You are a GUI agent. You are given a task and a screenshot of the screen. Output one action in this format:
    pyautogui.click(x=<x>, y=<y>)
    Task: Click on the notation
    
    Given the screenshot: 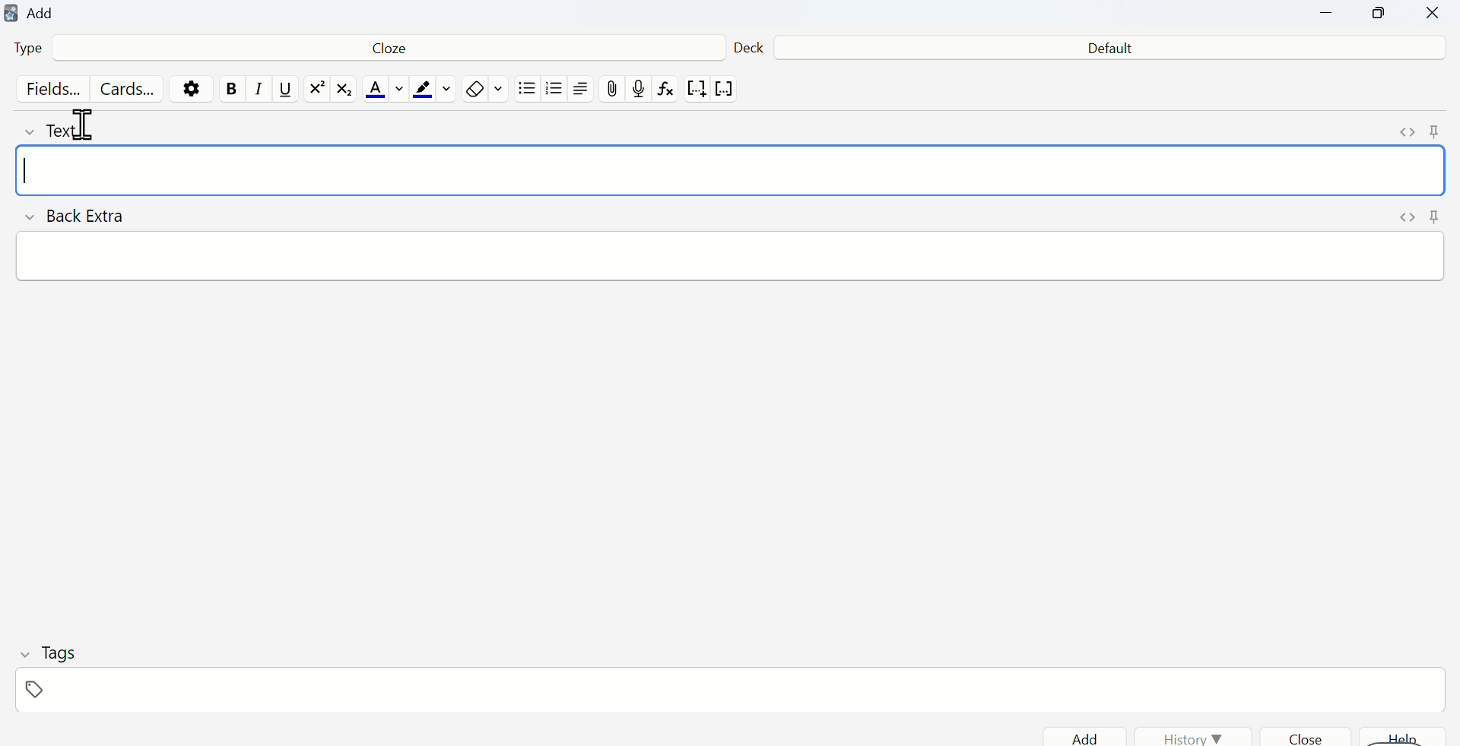 What is the action you would take?
    pyautogui.click(x=696, y=91)
    